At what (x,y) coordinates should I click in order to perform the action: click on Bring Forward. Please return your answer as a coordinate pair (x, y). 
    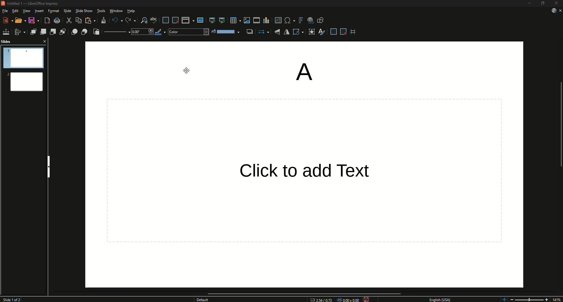
    Looking at the image, I should click on (43, 32).